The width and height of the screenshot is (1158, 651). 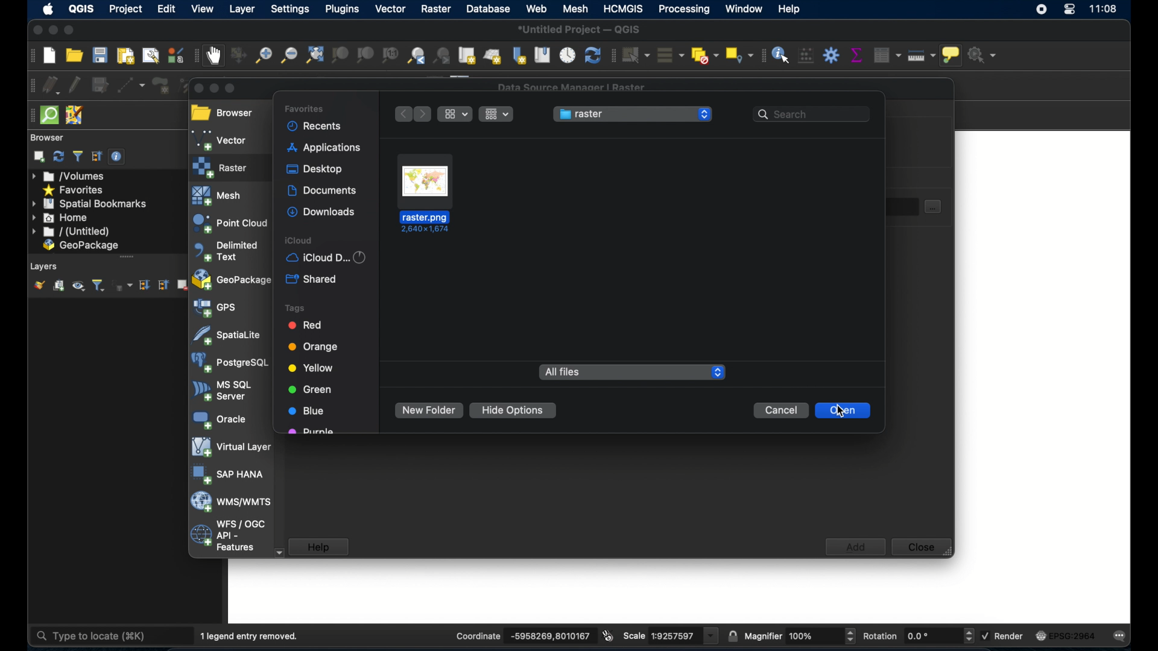 What do you see at coordinates (952, 57) in the screenshot?
I see `show map tips` at bounding box center [952, 57].